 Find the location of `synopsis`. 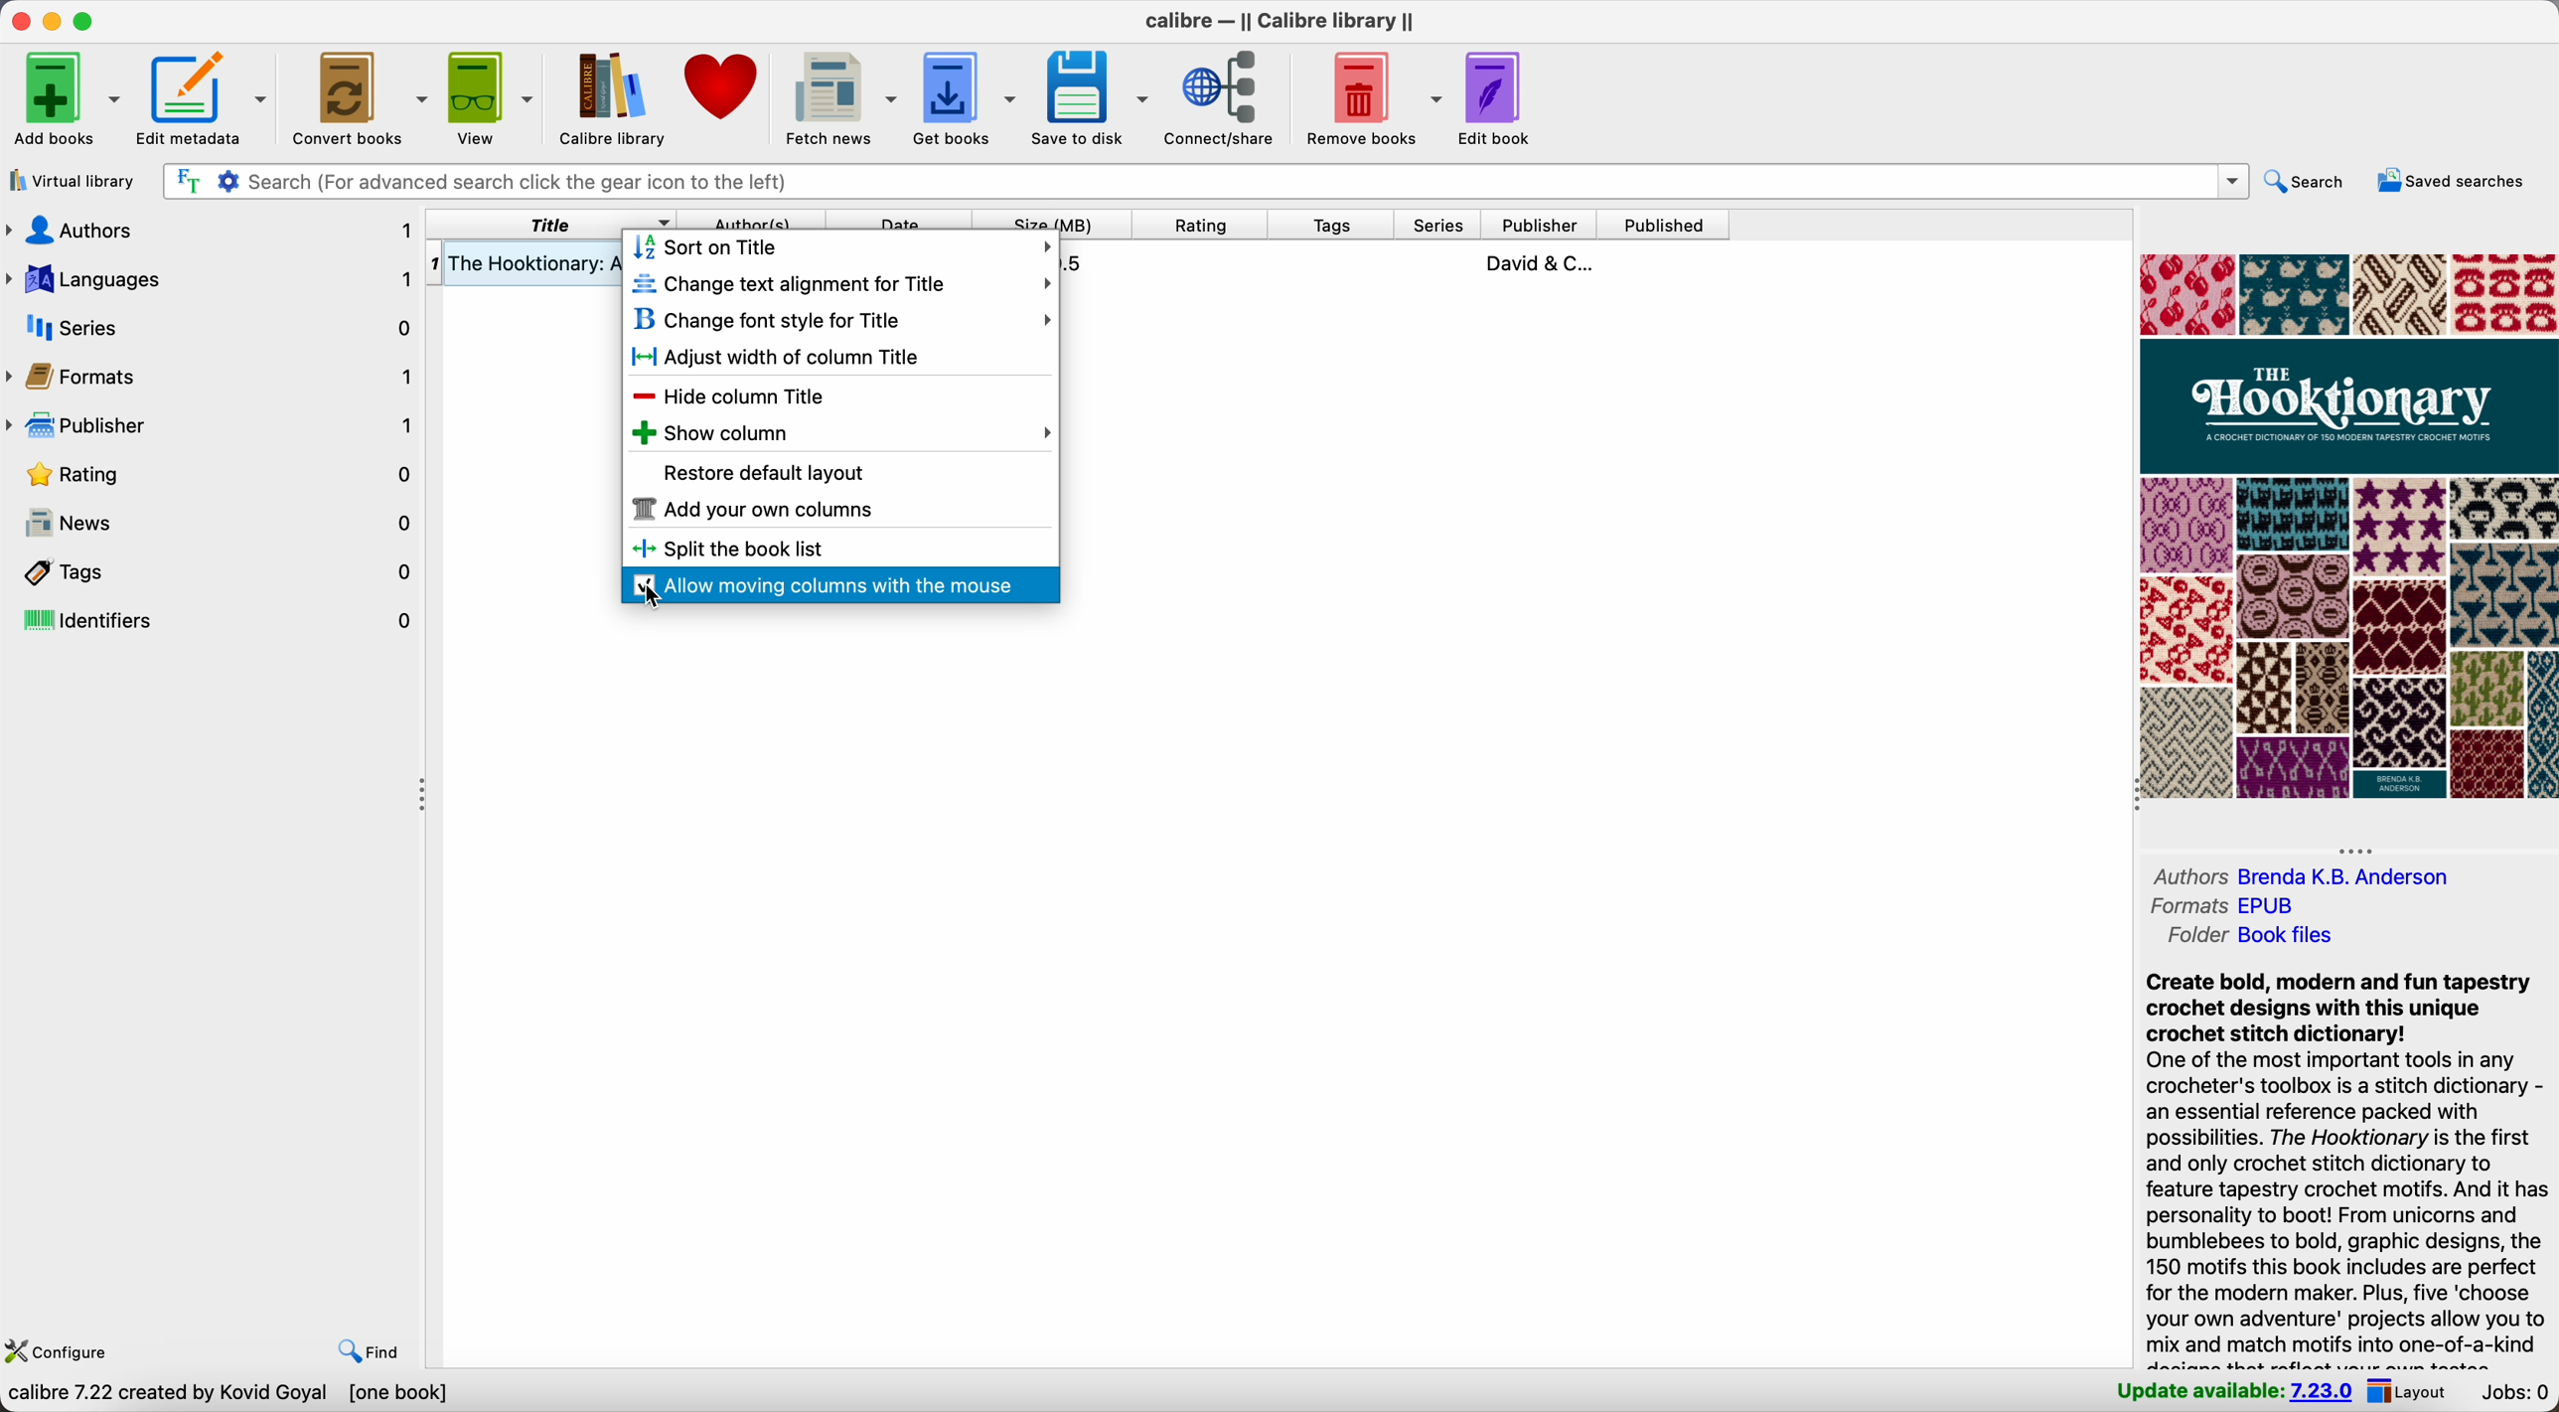

synopsis is located at coordinates (2343, 1165).